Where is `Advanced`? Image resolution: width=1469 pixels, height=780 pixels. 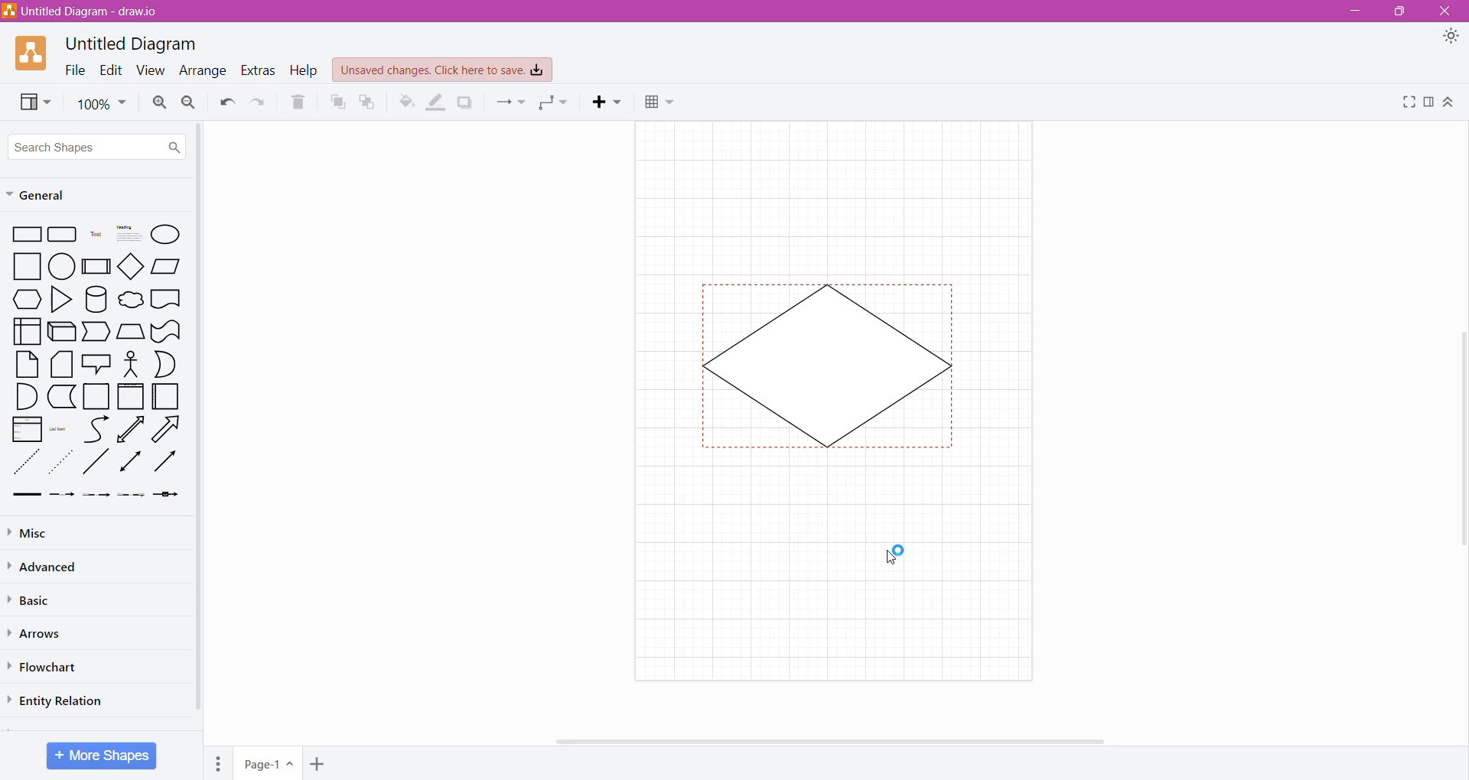
Advanced is located at coordinates (52, 567).